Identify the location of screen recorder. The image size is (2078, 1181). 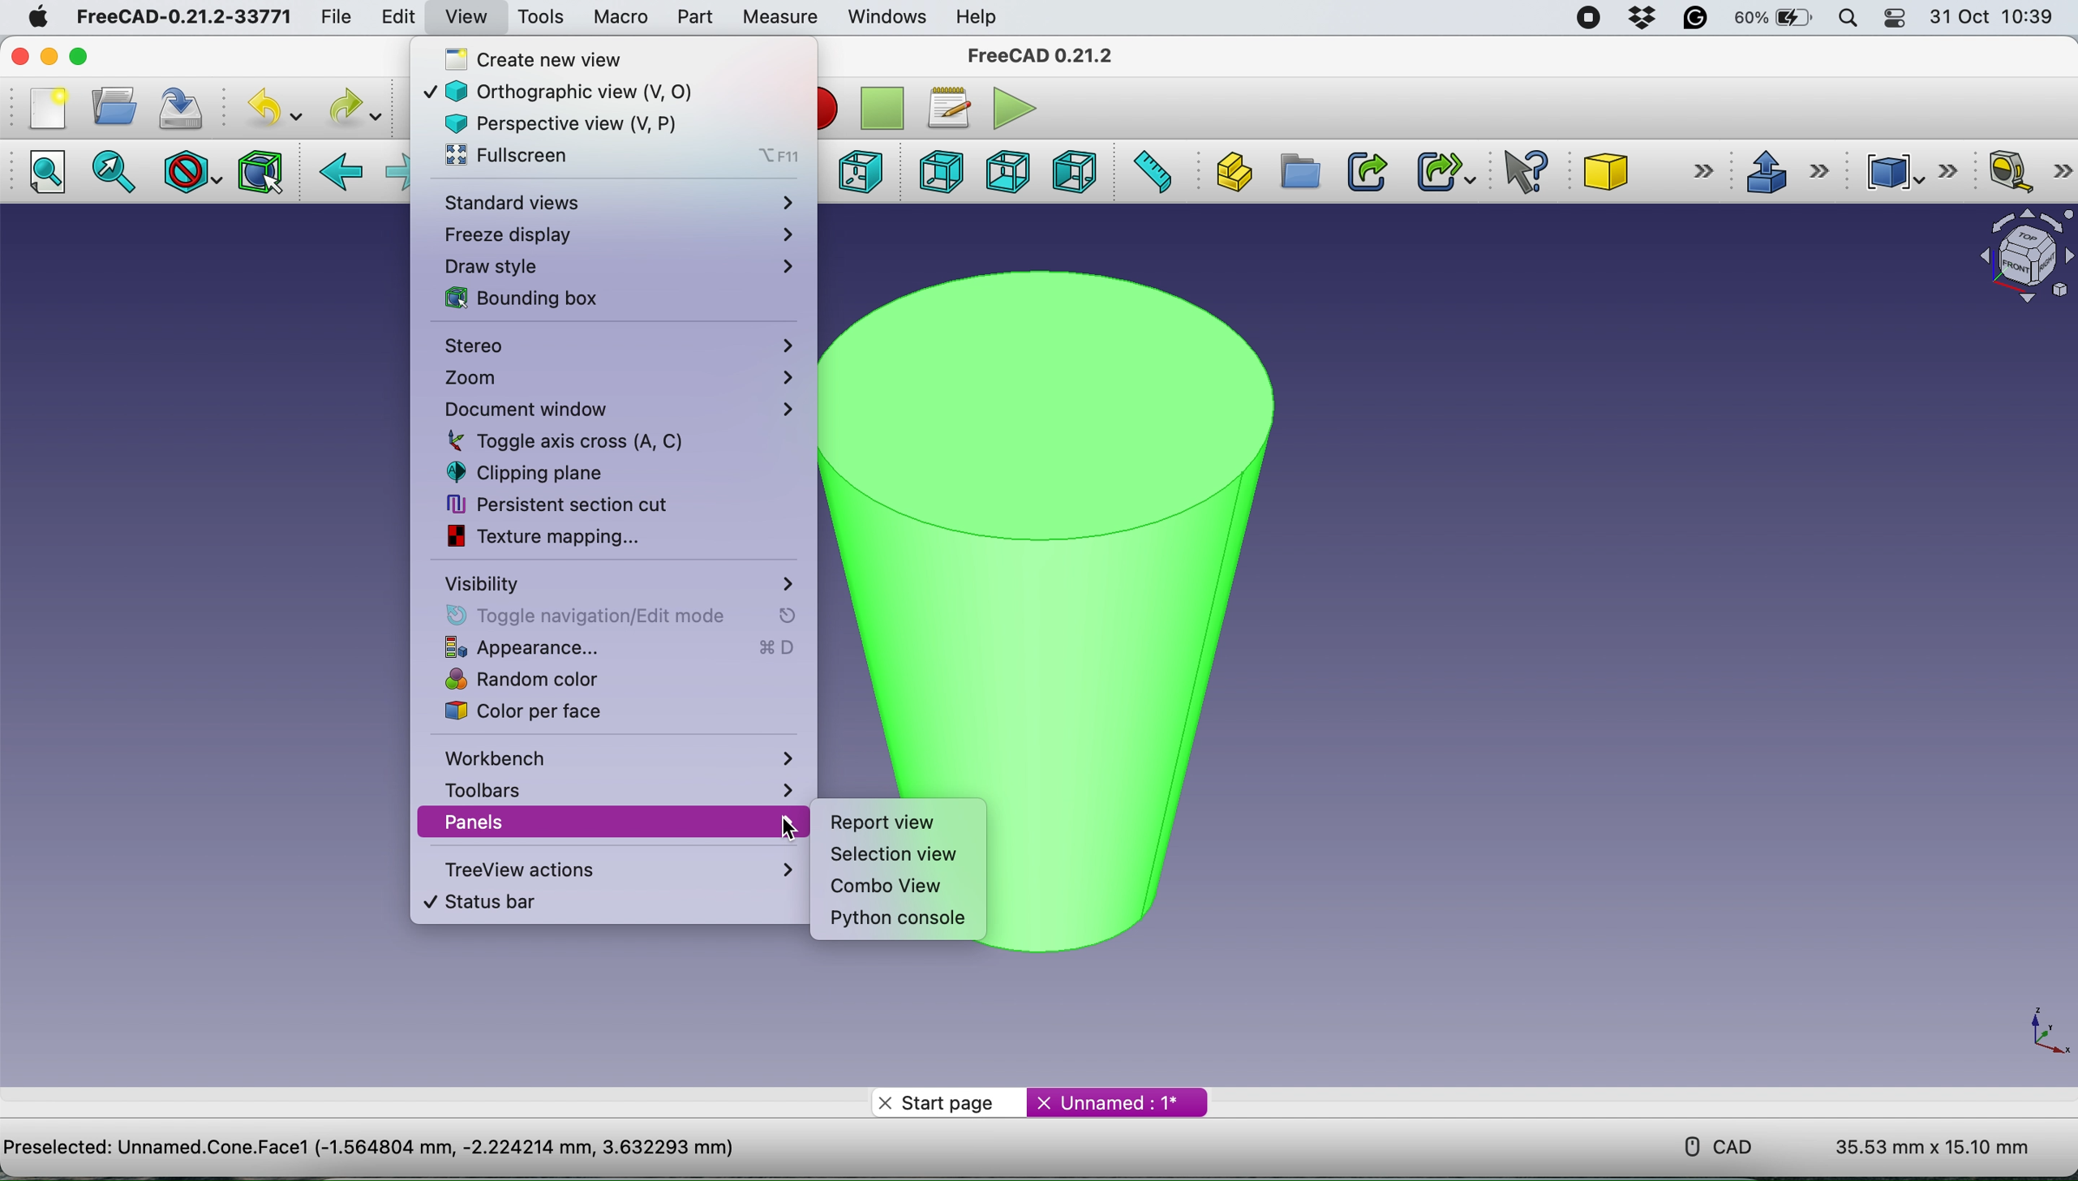
(1582, 17).